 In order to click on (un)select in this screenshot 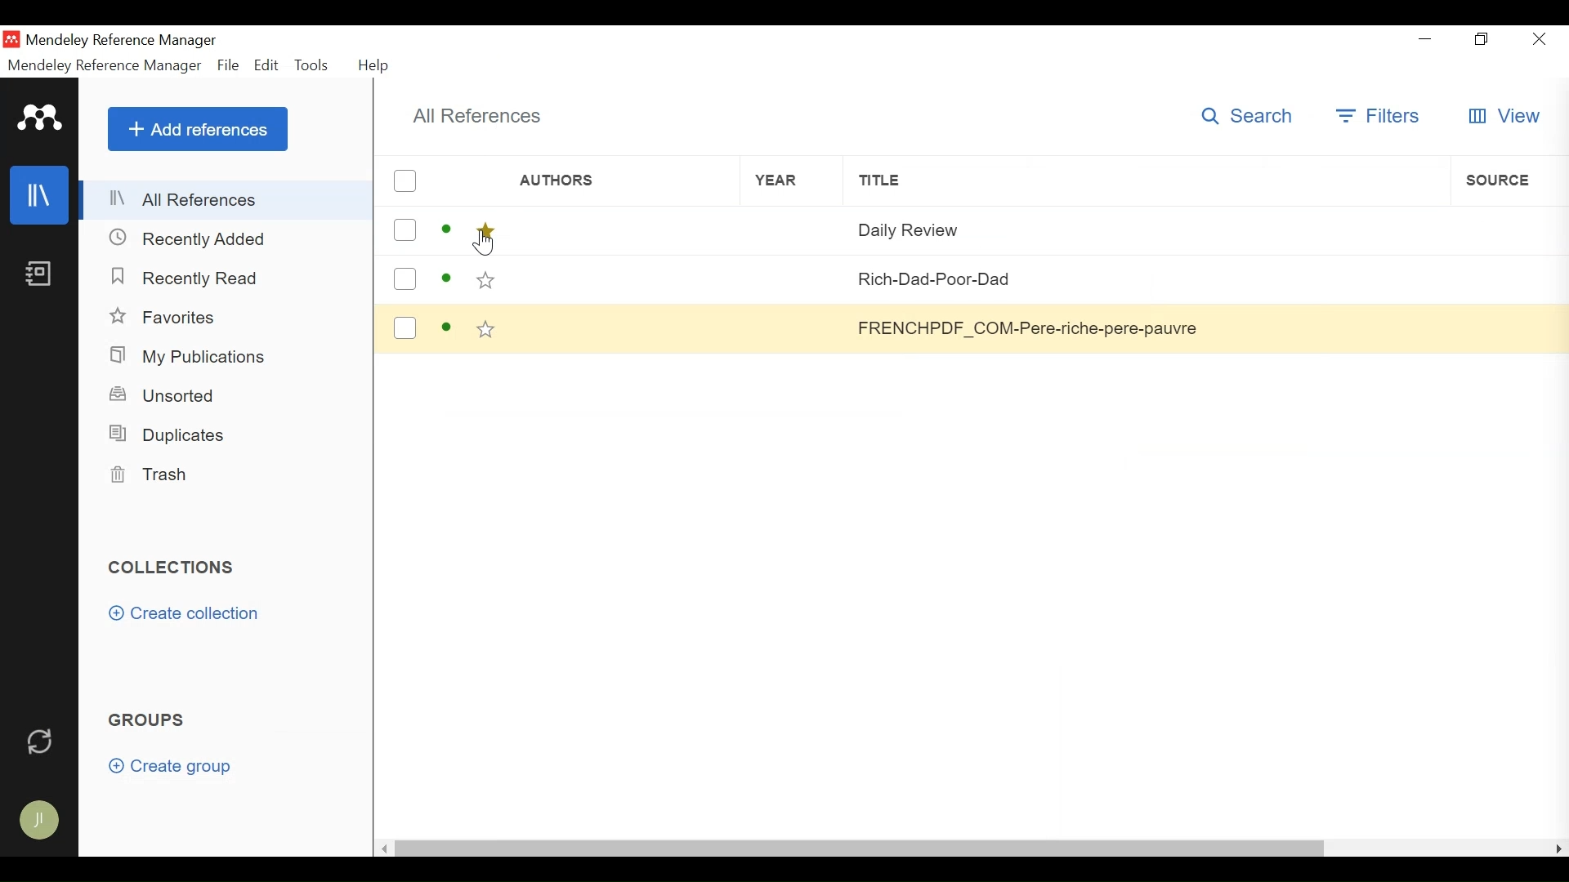, I will do `click(405, 327)`.